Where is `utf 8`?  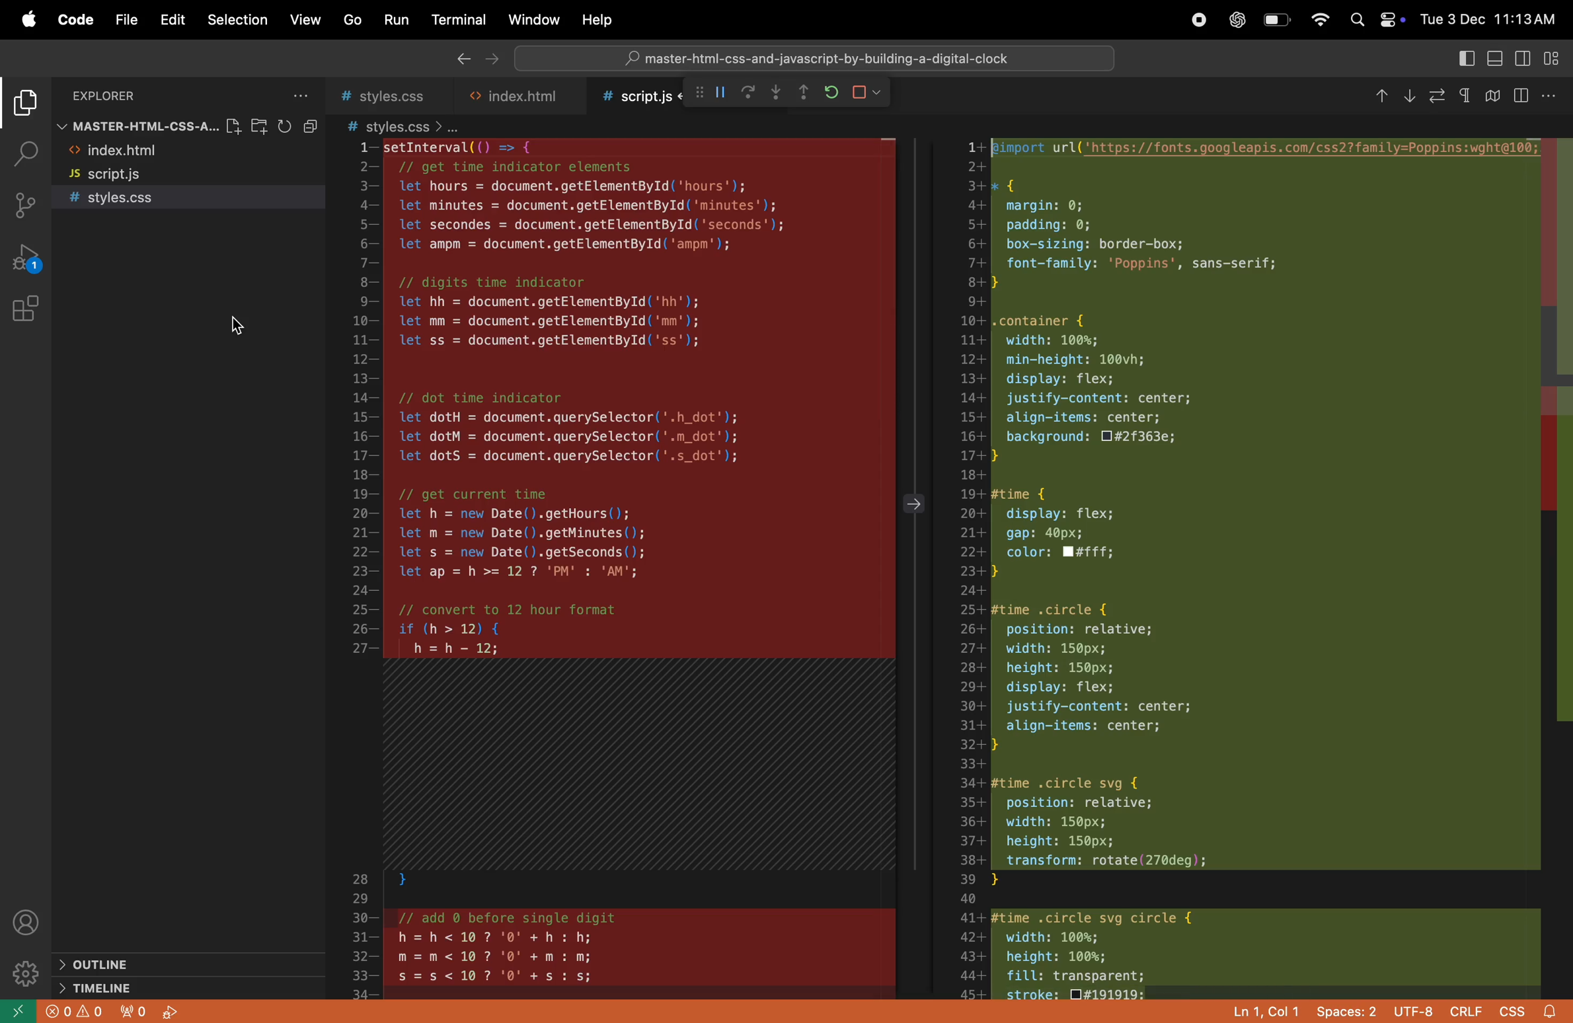 utf 8 is located at coordinates (1417, 1012).